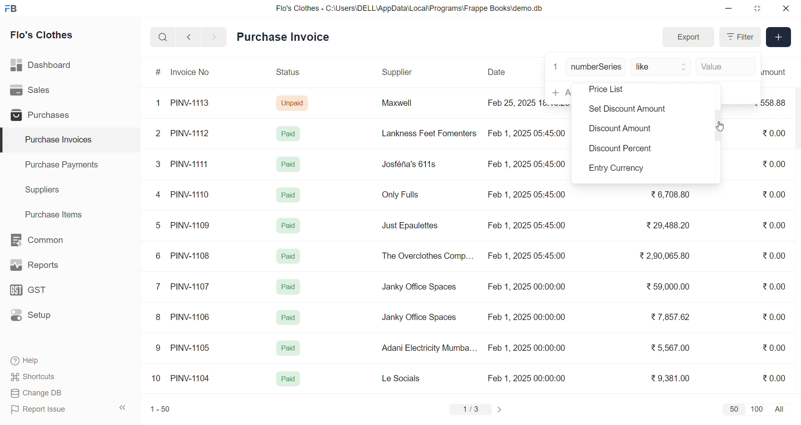 Image resolution: width=801 pixels, height=425 pixels. Describe the element at coordinates (43, 292) in the screenshot. I see `GST` at that location.